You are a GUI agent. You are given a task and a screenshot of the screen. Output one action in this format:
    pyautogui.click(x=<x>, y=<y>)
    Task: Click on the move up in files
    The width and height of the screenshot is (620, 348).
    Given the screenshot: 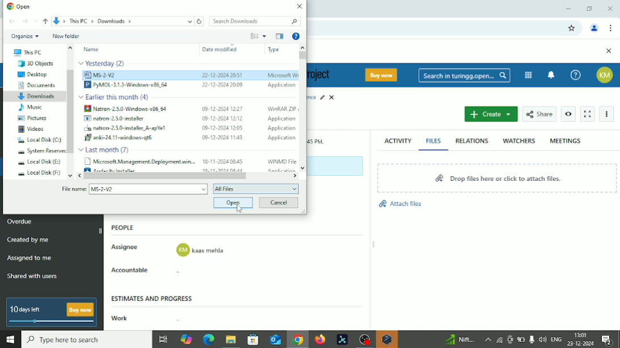 What is the action you would take?
    pyautogui.click(x=302, y=48)
    